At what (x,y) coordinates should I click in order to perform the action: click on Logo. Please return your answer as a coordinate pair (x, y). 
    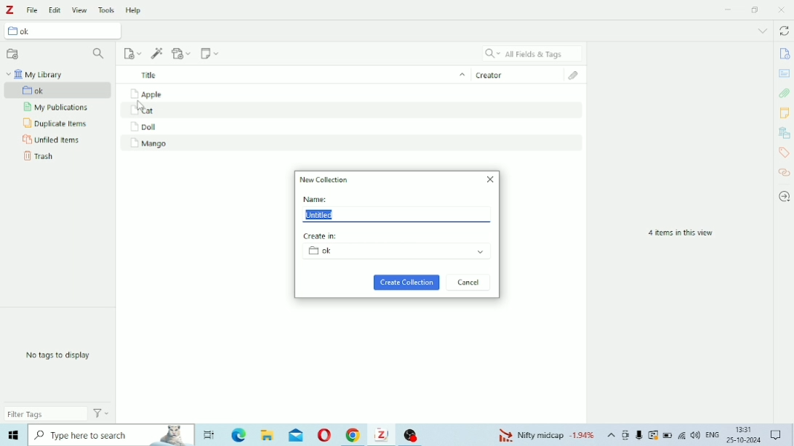
    Looking at the image, I should click on (9, 10).